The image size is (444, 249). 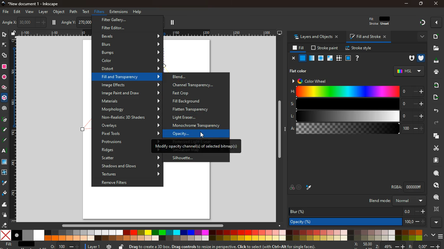 What do you see at coordinates (35, 4) in the screenshot?
I see `inkscape` at bounding box center [35, 4].